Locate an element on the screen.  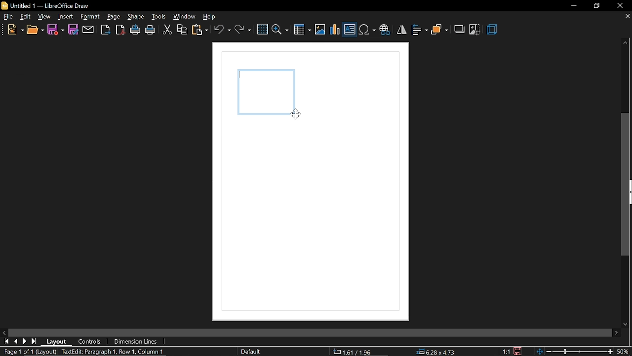
co-ordinate is located at coordinates (356, 352).